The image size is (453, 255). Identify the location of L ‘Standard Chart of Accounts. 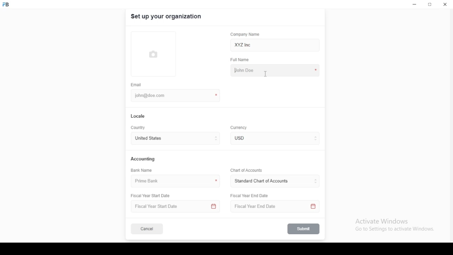
(261, 181).